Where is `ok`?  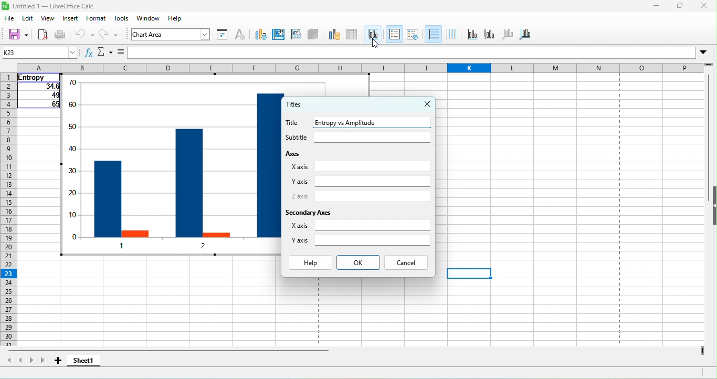 ok is located at coordinates (358, 262).